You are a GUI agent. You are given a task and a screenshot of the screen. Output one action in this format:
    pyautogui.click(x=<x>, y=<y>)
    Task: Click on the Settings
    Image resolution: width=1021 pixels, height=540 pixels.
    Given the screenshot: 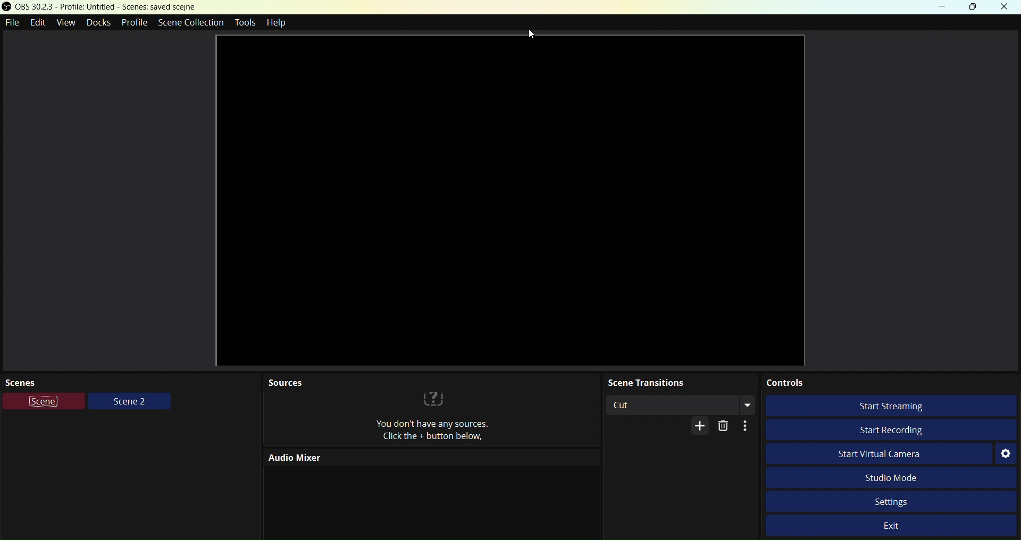 What is the action you would take?
    pyautogui.click(x=891, y=501)
    